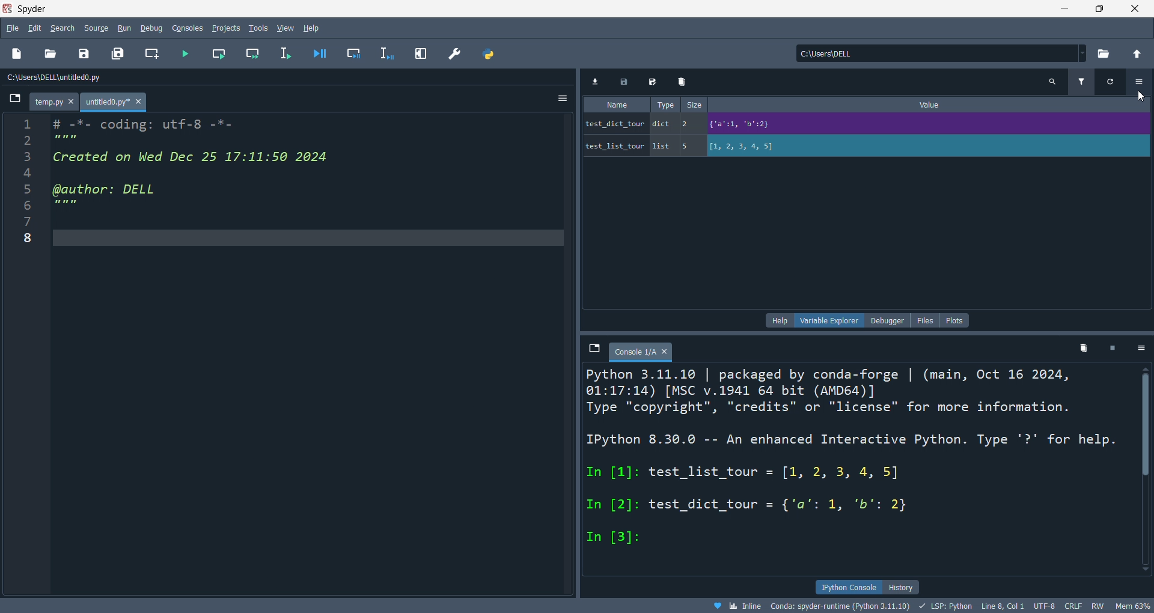  Describe the element at coordinates (1102, 605) in the screenshot. I see `RW` at that location.